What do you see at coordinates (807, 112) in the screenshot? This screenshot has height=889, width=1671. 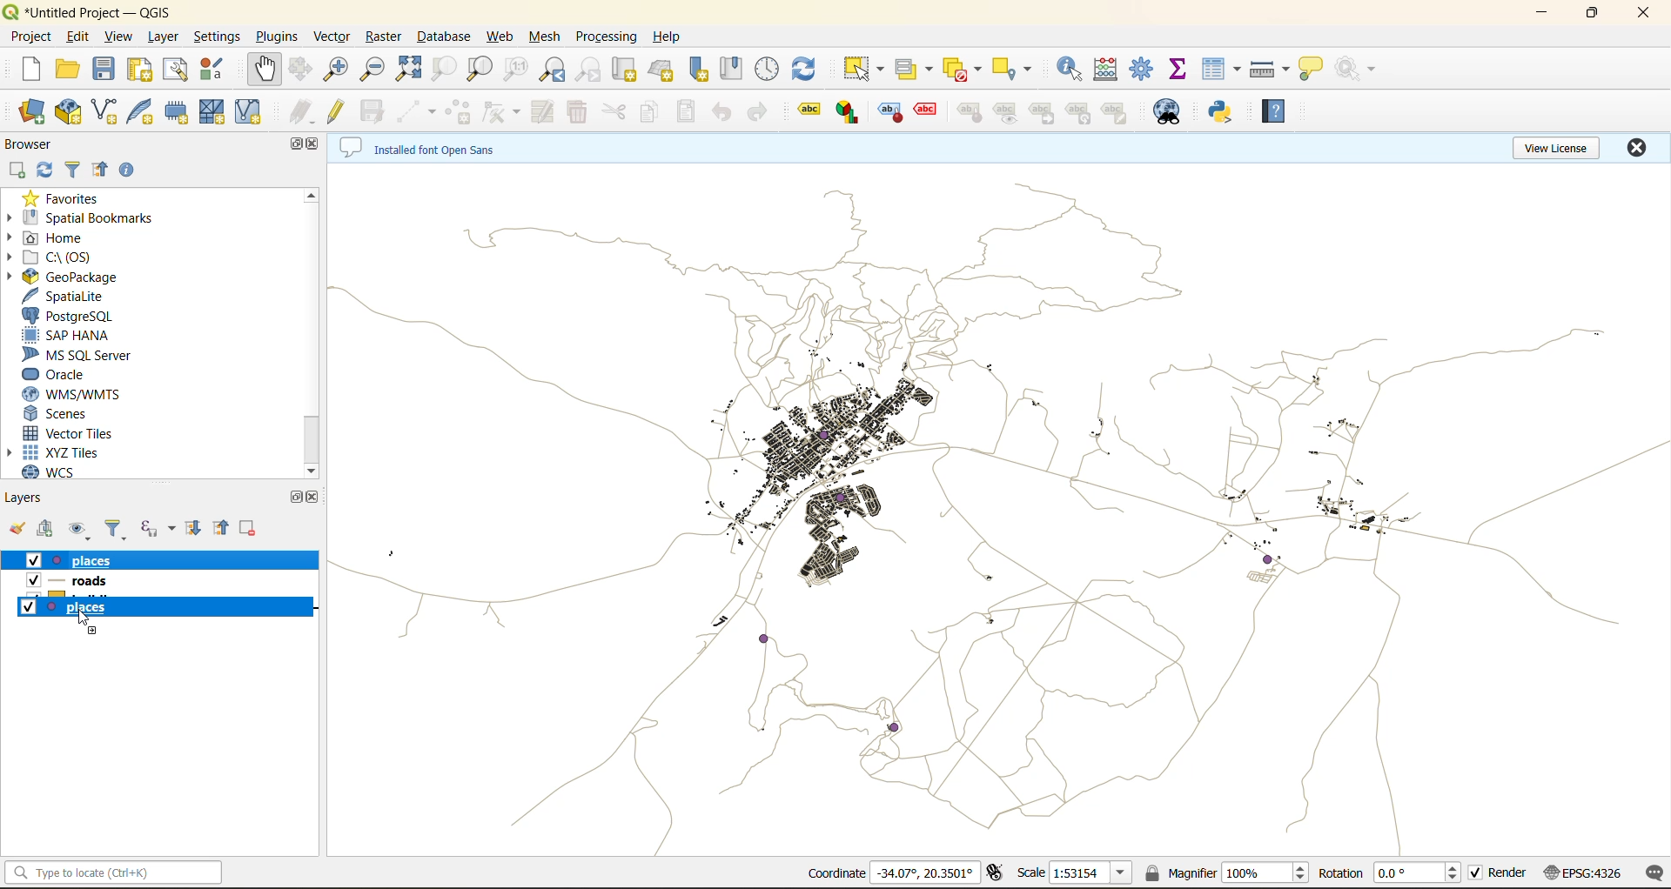 I see `layer labeling` at bounding box center [807, 112].